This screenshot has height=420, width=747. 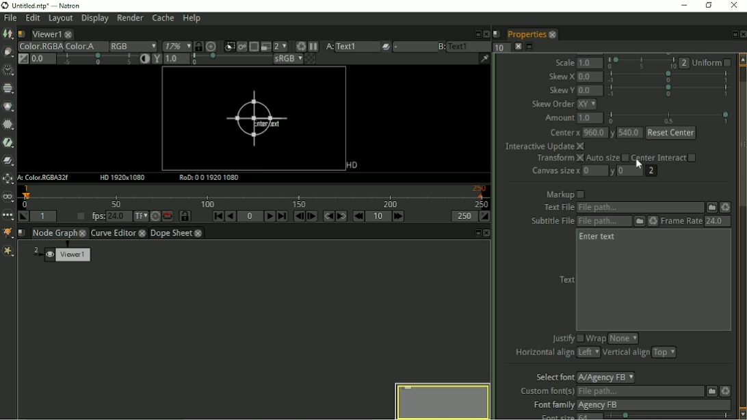 What do you see at coordinates (640, 208) in the screenshot?
I see `Text File` at bounding box center [640, 208].